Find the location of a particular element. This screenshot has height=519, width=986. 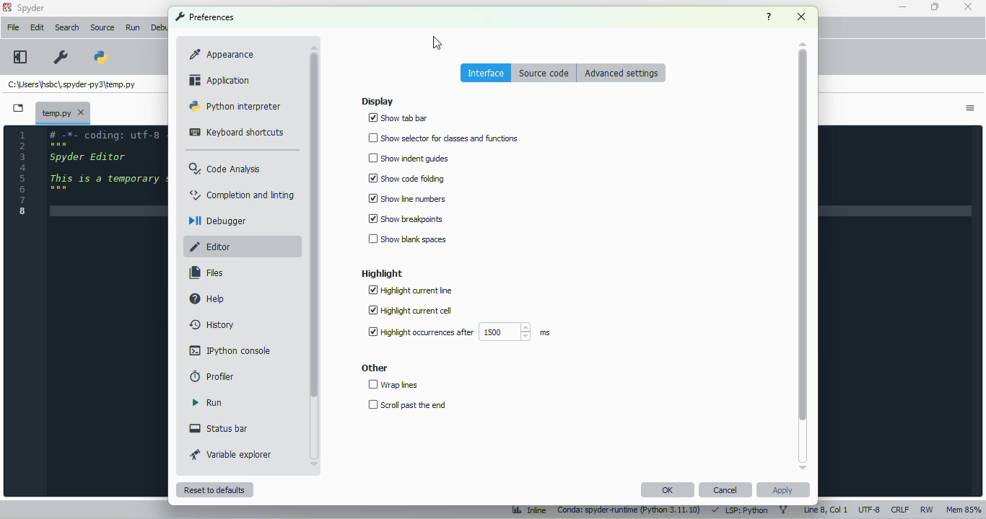

line 8, col 1 is located at coordinates (826, 510).